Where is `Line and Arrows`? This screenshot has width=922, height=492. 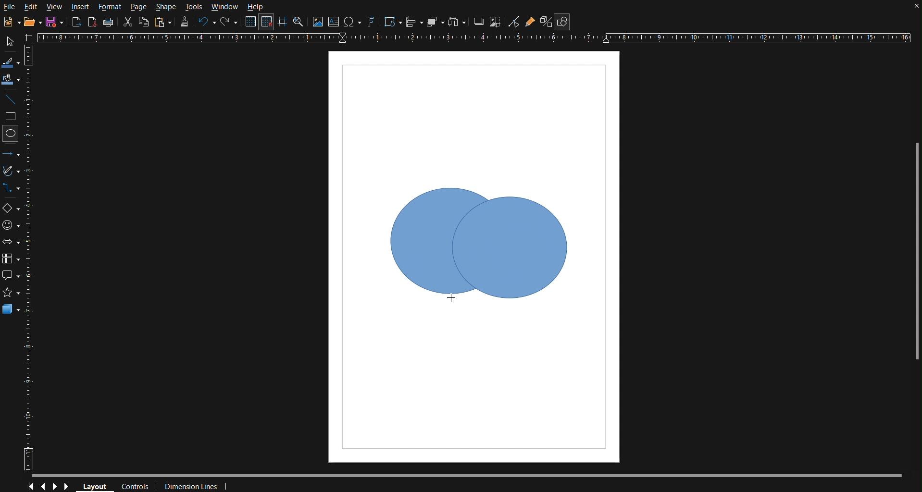 Line and Arrows is located at coordinates (11, 154).